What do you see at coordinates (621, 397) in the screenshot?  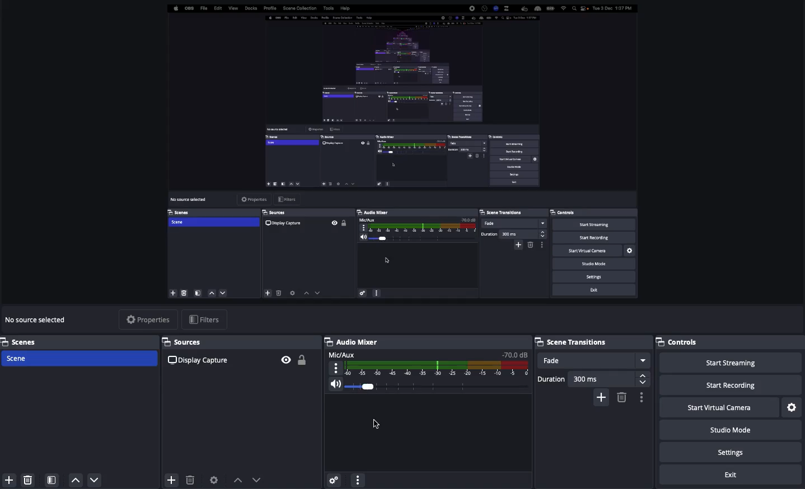 I see `Delete` at bounding box center [621, 397].